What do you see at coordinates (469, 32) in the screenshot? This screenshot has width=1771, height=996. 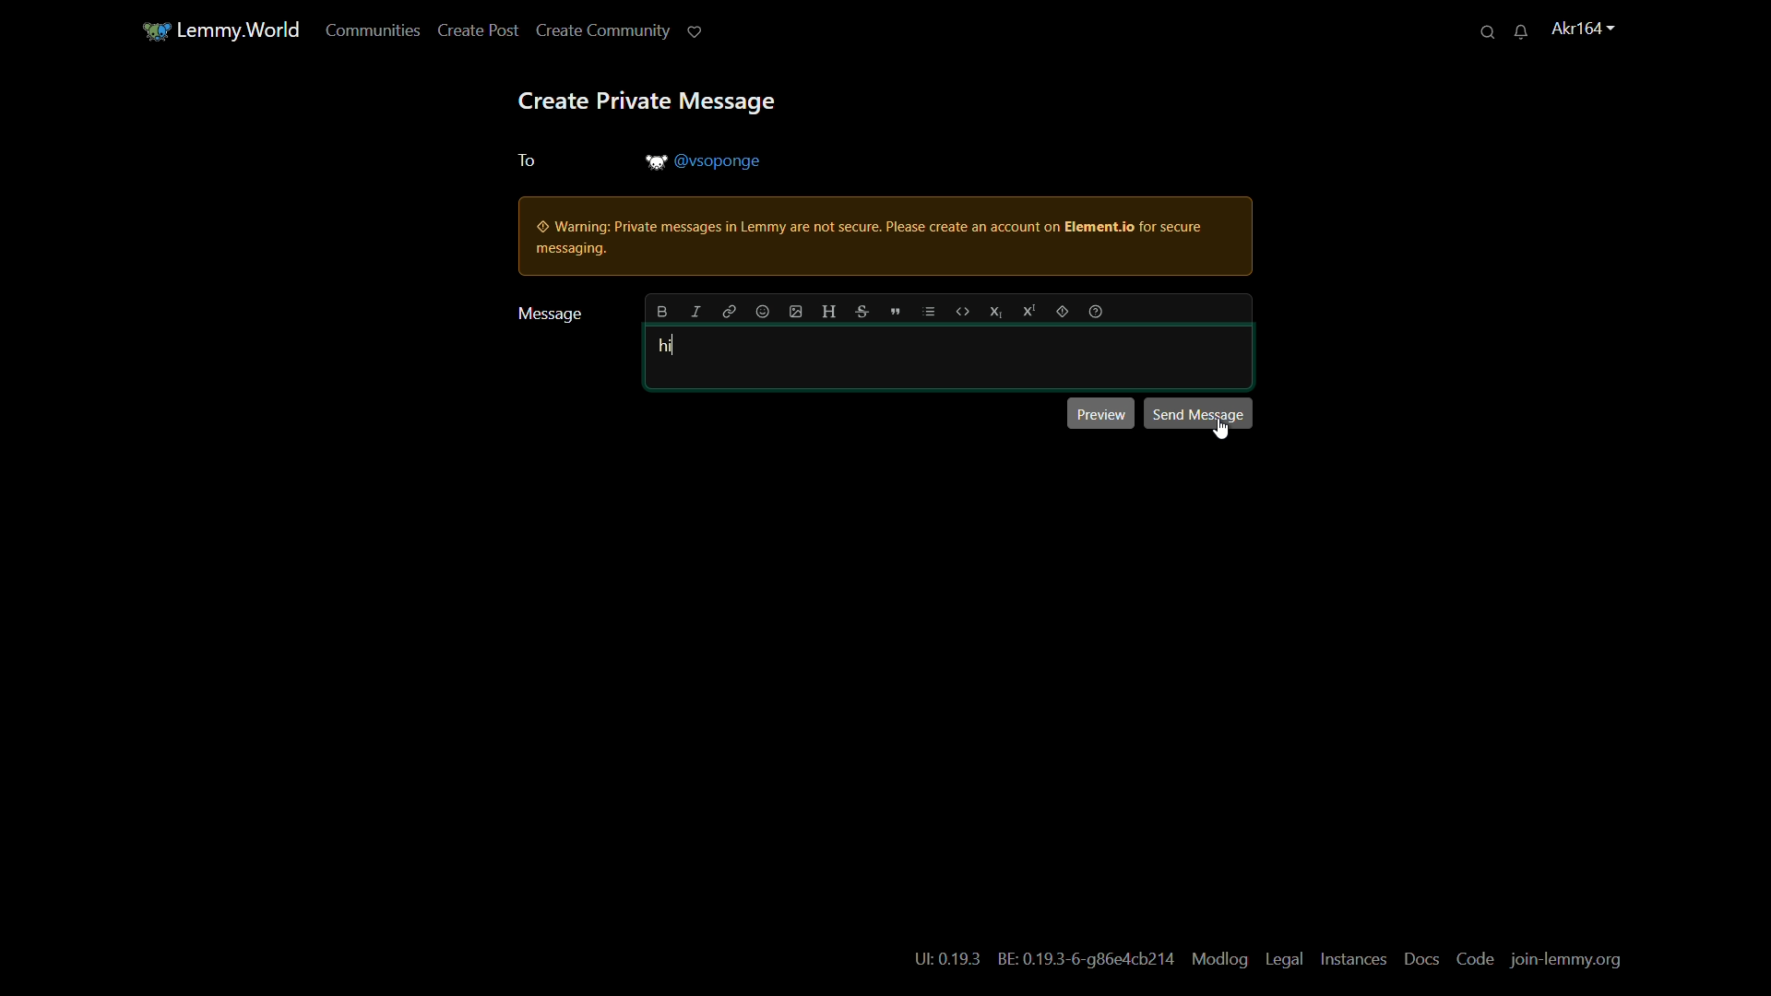 I see `create post` at bounding box center [469, 32].